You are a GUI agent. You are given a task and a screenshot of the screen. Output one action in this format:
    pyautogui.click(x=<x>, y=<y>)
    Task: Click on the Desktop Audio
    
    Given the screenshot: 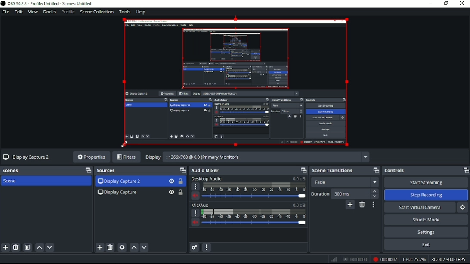 What is the action you would take?
    pyautogui.click(x=206, y=178)
    